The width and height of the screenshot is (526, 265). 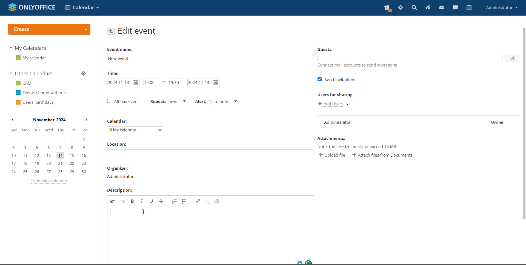 What do you see at coordinates (42, 93) in the screenshot?
I see `events shared with me` at bounding box center [42, 93].